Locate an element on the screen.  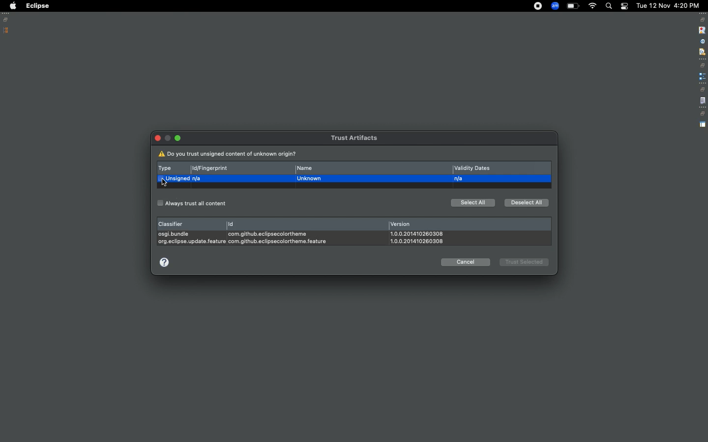
Deselect all is located at coordinates (525, 202).